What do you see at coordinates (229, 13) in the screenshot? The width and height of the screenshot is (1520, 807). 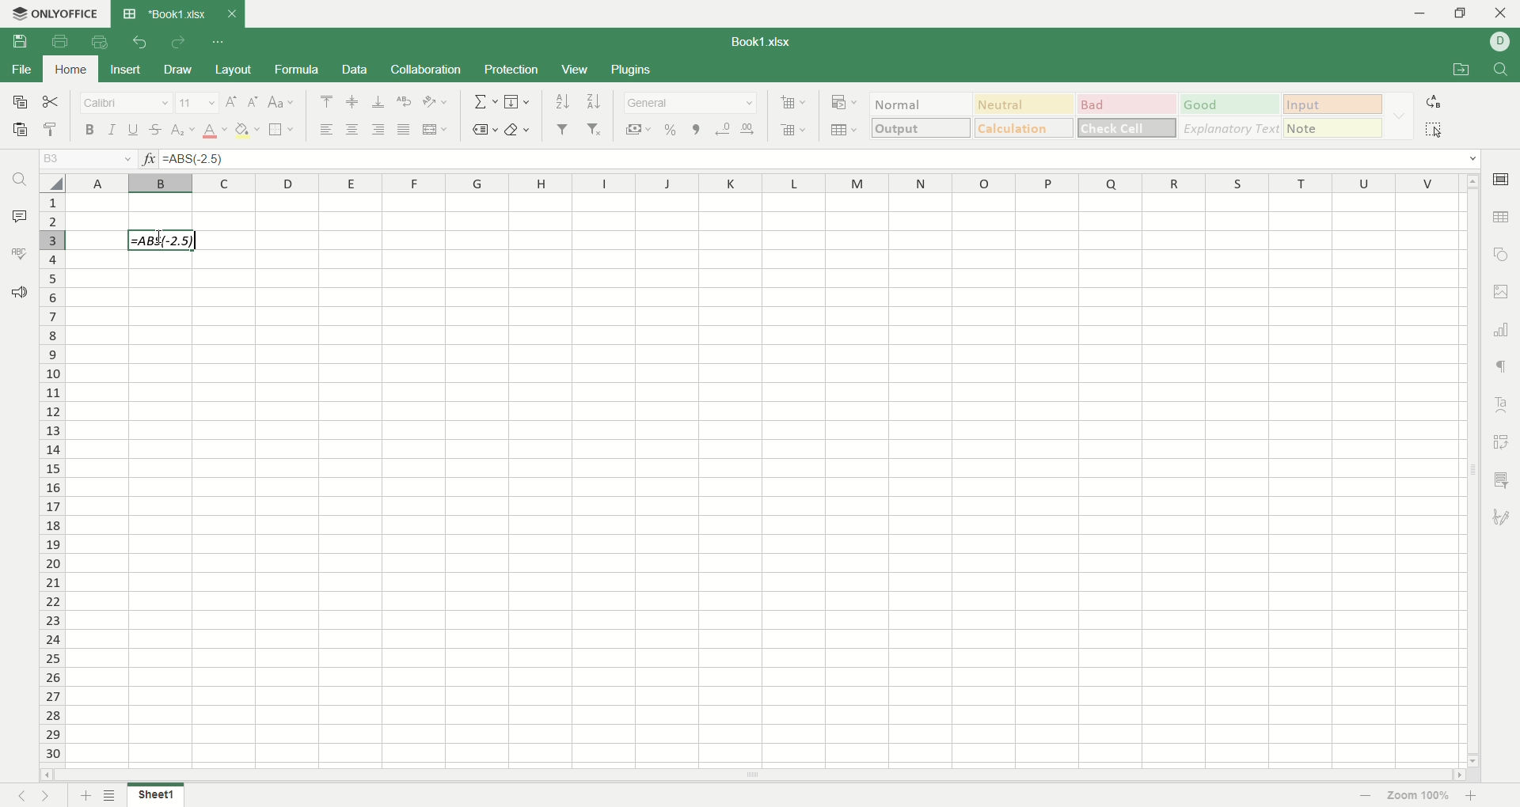 I see `closes` at bounding box center [229, 13].